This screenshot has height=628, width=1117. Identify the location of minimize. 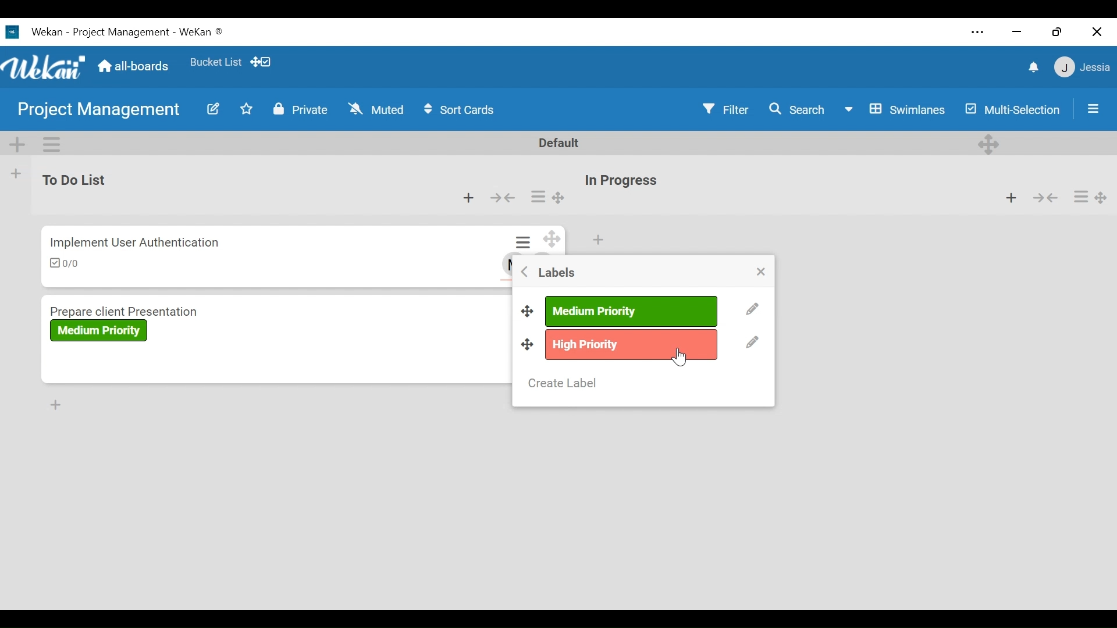
(1016, 33).